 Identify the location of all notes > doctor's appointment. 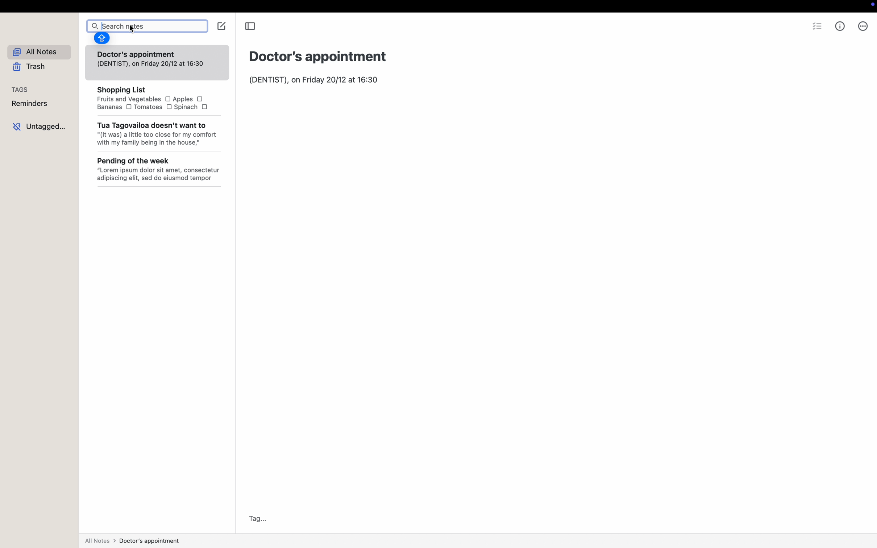
(133, 540).